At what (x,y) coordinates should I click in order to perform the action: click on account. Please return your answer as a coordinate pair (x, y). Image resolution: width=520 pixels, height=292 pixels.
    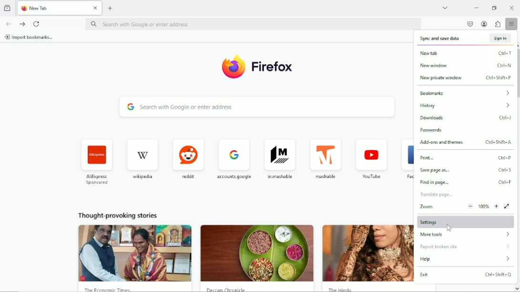
    Looking at the image, I should click on (484, 24).